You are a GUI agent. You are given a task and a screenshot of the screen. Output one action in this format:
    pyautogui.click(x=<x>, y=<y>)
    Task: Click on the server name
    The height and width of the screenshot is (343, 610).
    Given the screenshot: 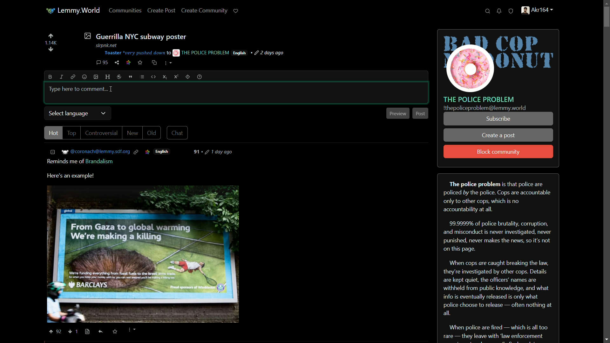 What is the action you would take?
    pyautogui.click(x=479, y=99)
    